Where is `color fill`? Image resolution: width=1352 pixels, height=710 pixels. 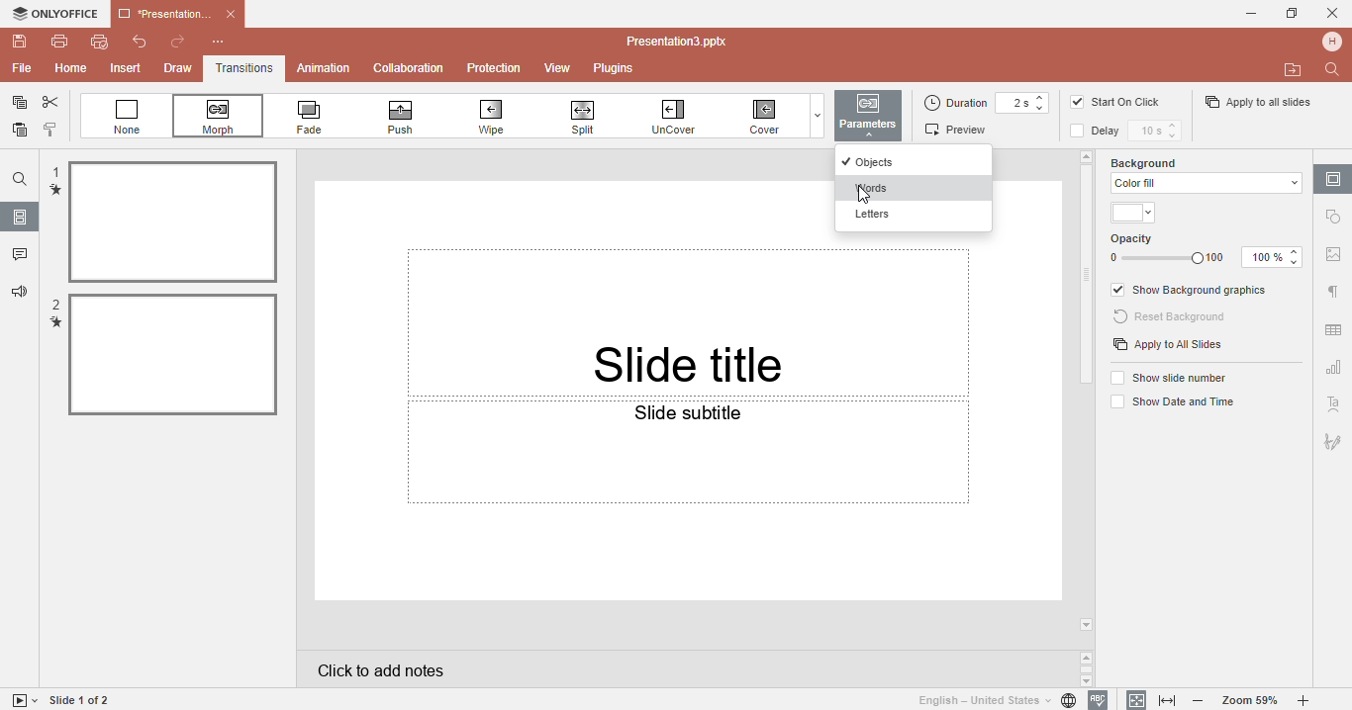
color fill is located at coordinates (1204, 183).